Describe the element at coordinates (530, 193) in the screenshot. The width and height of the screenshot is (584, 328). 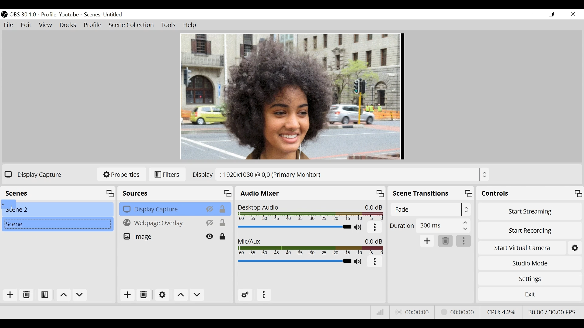
I see `Control` at that location.